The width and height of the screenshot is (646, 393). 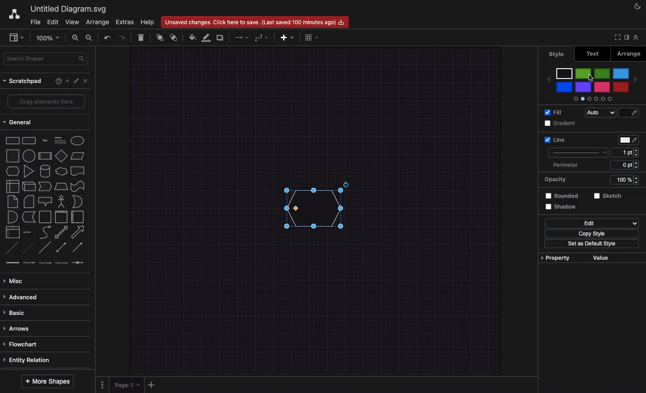 I want to click on Arrange, so click(x=97, y=22).